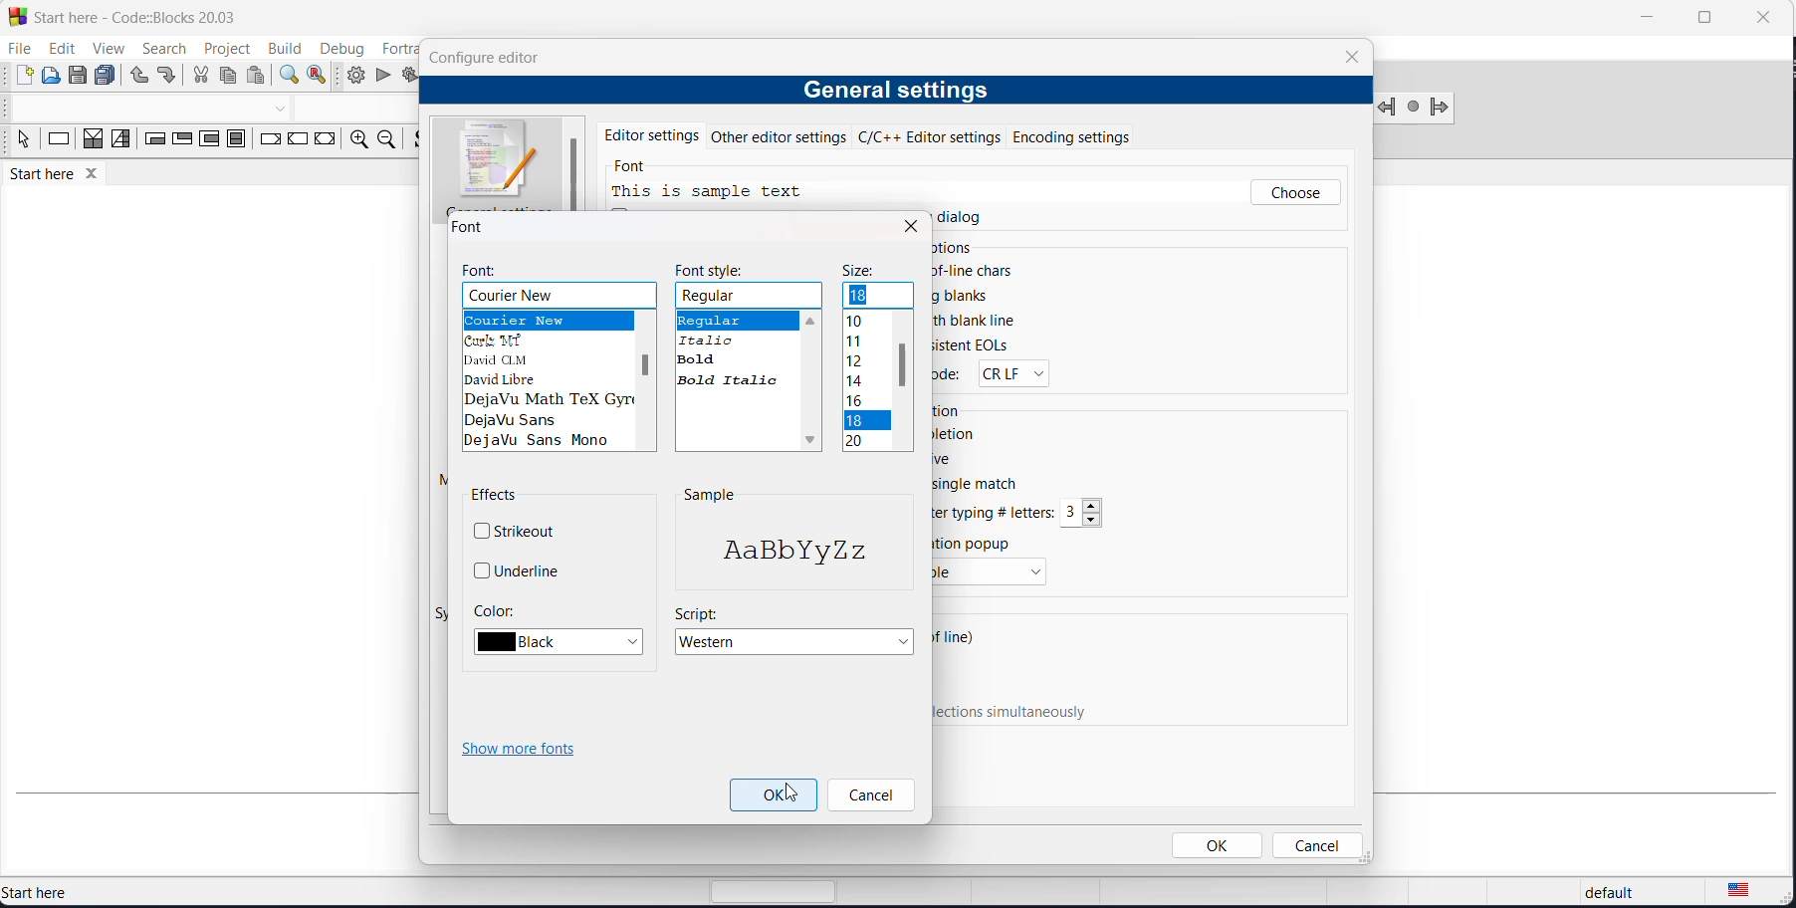 The height and width of the screenshot is (908, 1796). What do you see at coordinates (811, 319) in the screenshot?
I see `move upwards` at bounding box center [811, 319].